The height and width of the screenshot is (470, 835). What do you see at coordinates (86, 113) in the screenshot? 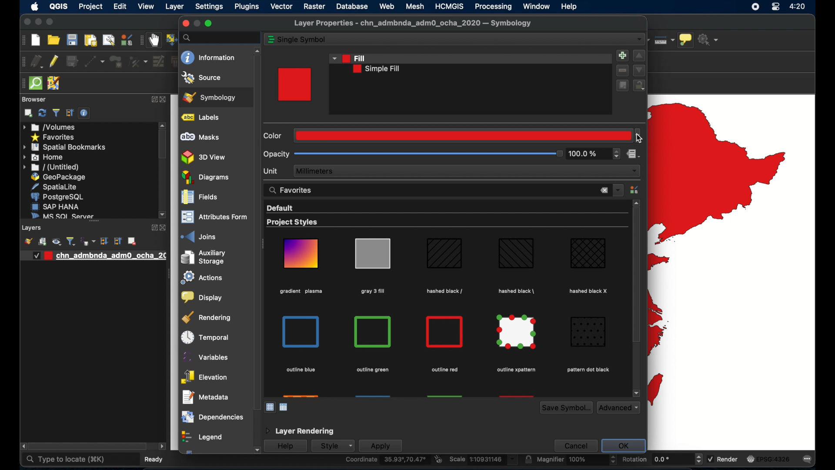
I see `enable/disbale properties widget` at bounding box center [86, 113].